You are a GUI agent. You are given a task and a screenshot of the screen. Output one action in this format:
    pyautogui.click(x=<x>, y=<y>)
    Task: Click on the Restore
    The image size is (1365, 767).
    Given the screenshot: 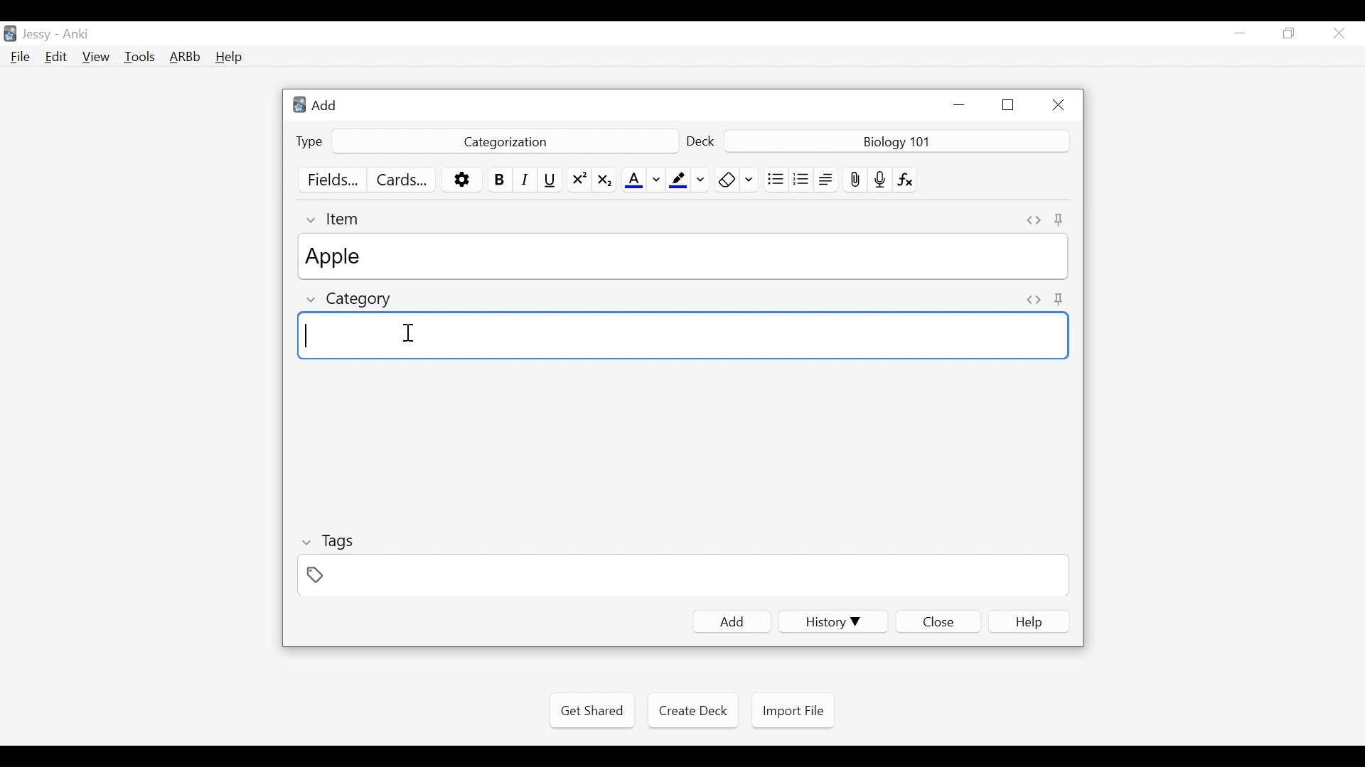 What is the action you would take?
    pyautogui.click(x=1290, y=34)
    